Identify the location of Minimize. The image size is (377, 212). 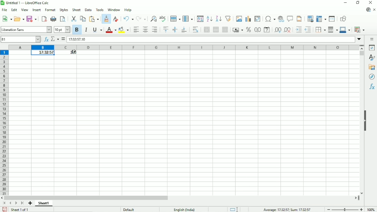
(345, 2).